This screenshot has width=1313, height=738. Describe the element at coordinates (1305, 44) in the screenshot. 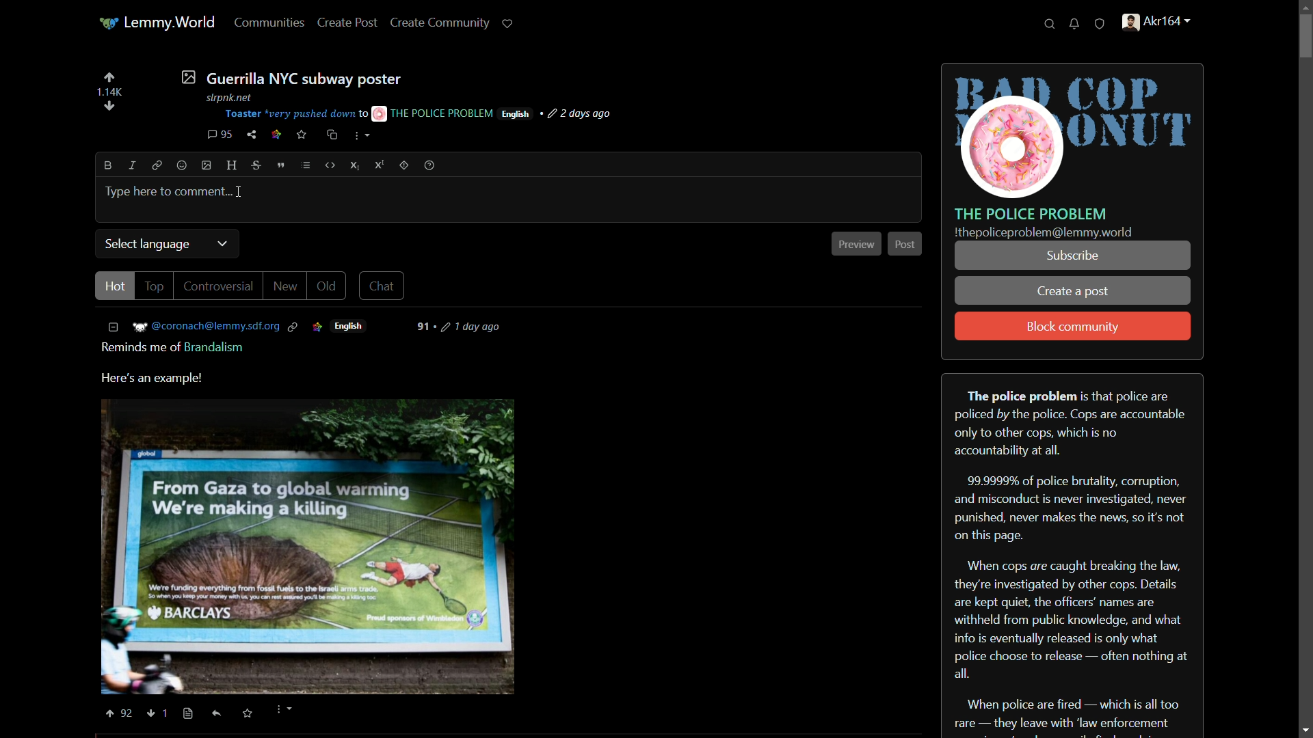

I see `` at that location.